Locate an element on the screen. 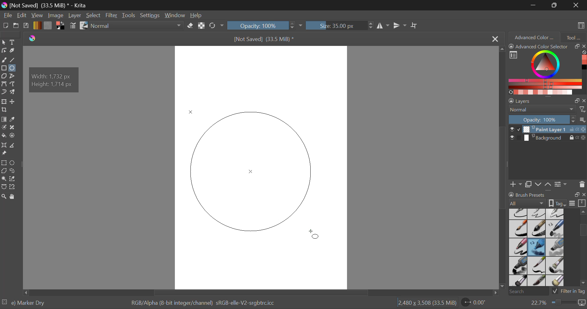 The width and height of the screenshot is (587, 309). Polygonal Selection Tool is located at coordinates (4, 170).